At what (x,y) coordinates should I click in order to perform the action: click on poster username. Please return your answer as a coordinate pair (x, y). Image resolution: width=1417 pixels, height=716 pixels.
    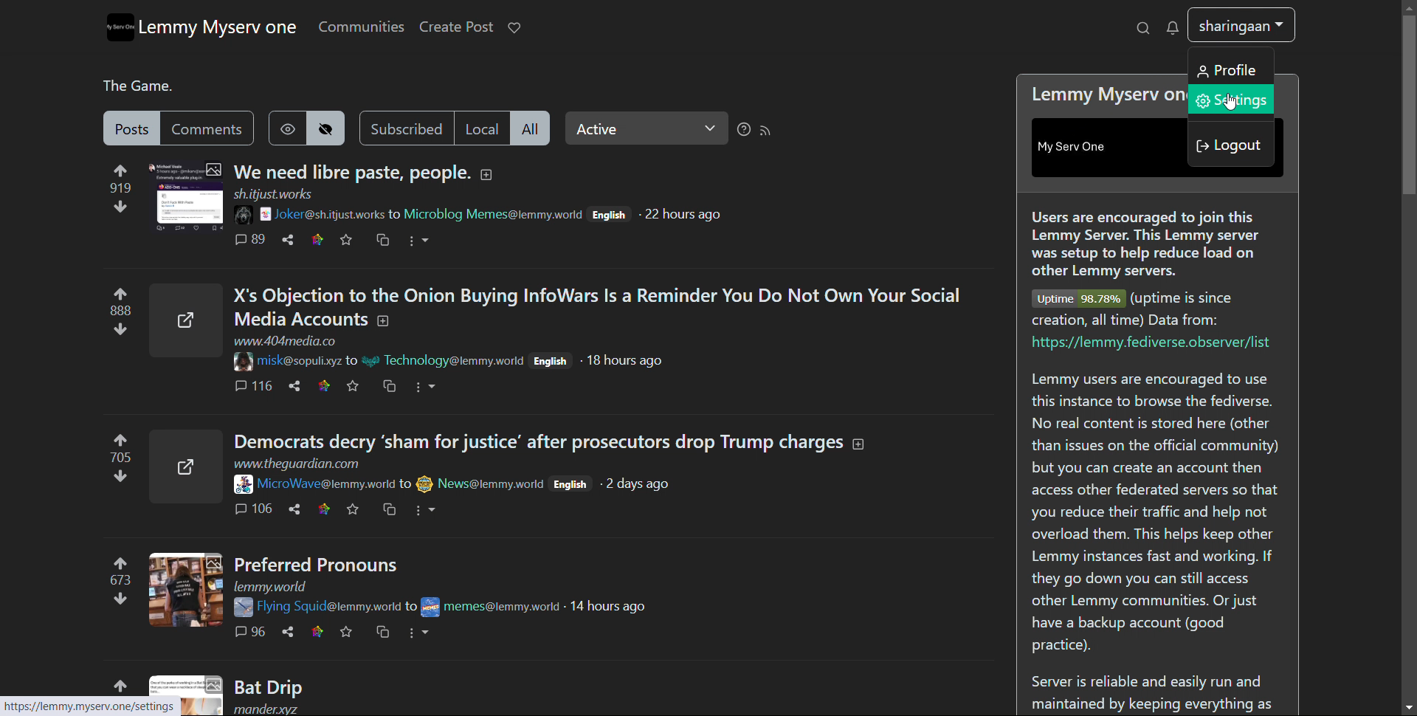
    Looking at the image, I should click on (491, 483).